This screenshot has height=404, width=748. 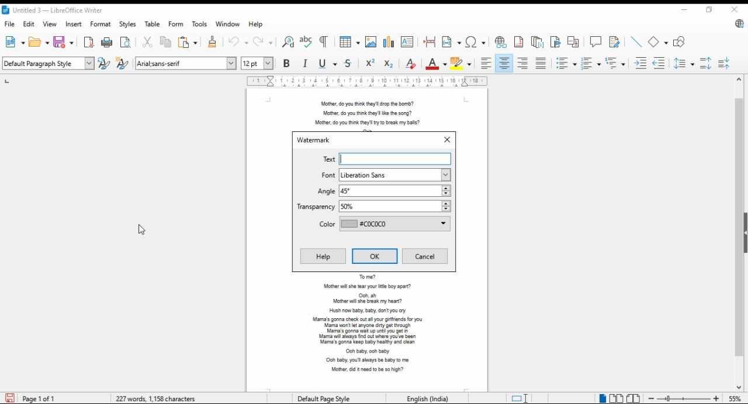 What do you see at coordinates (213, 42) in the screenshot?
I see `clone formatting` at bounding box center [213, 42].